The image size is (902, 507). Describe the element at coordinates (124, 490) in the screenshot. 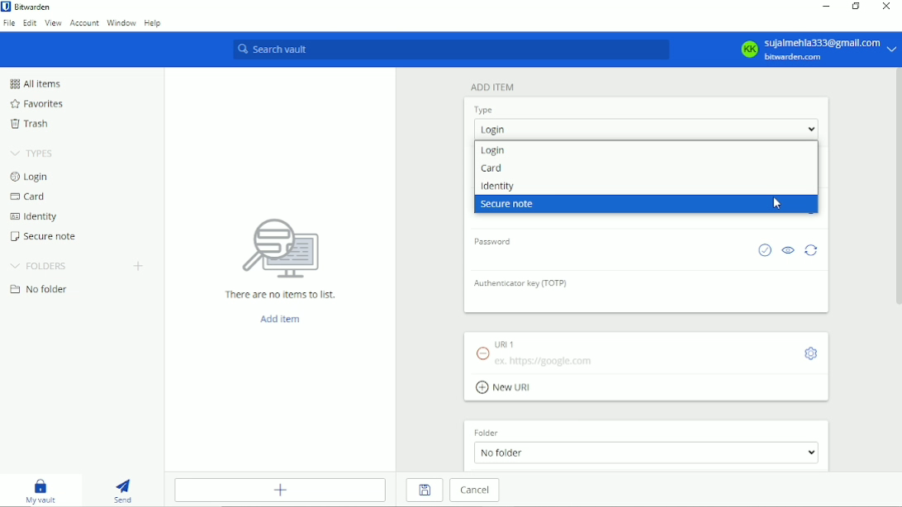

I see `Send` at that location.